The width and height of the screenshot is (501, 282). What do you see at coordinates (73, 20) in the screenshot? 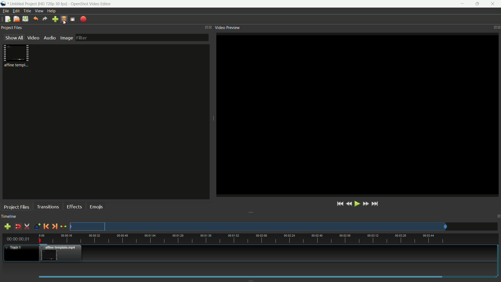
I see `full screen` at bounding box center [73, 20].